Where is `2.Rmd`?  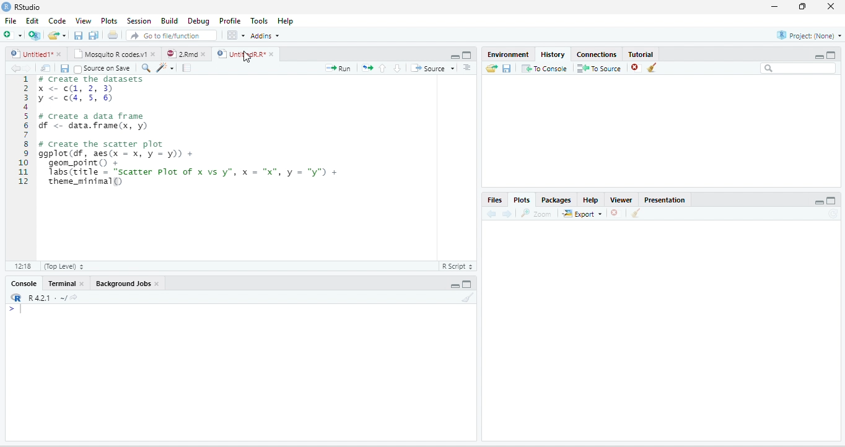 2.Rmd is located at coordinates (181, 54).